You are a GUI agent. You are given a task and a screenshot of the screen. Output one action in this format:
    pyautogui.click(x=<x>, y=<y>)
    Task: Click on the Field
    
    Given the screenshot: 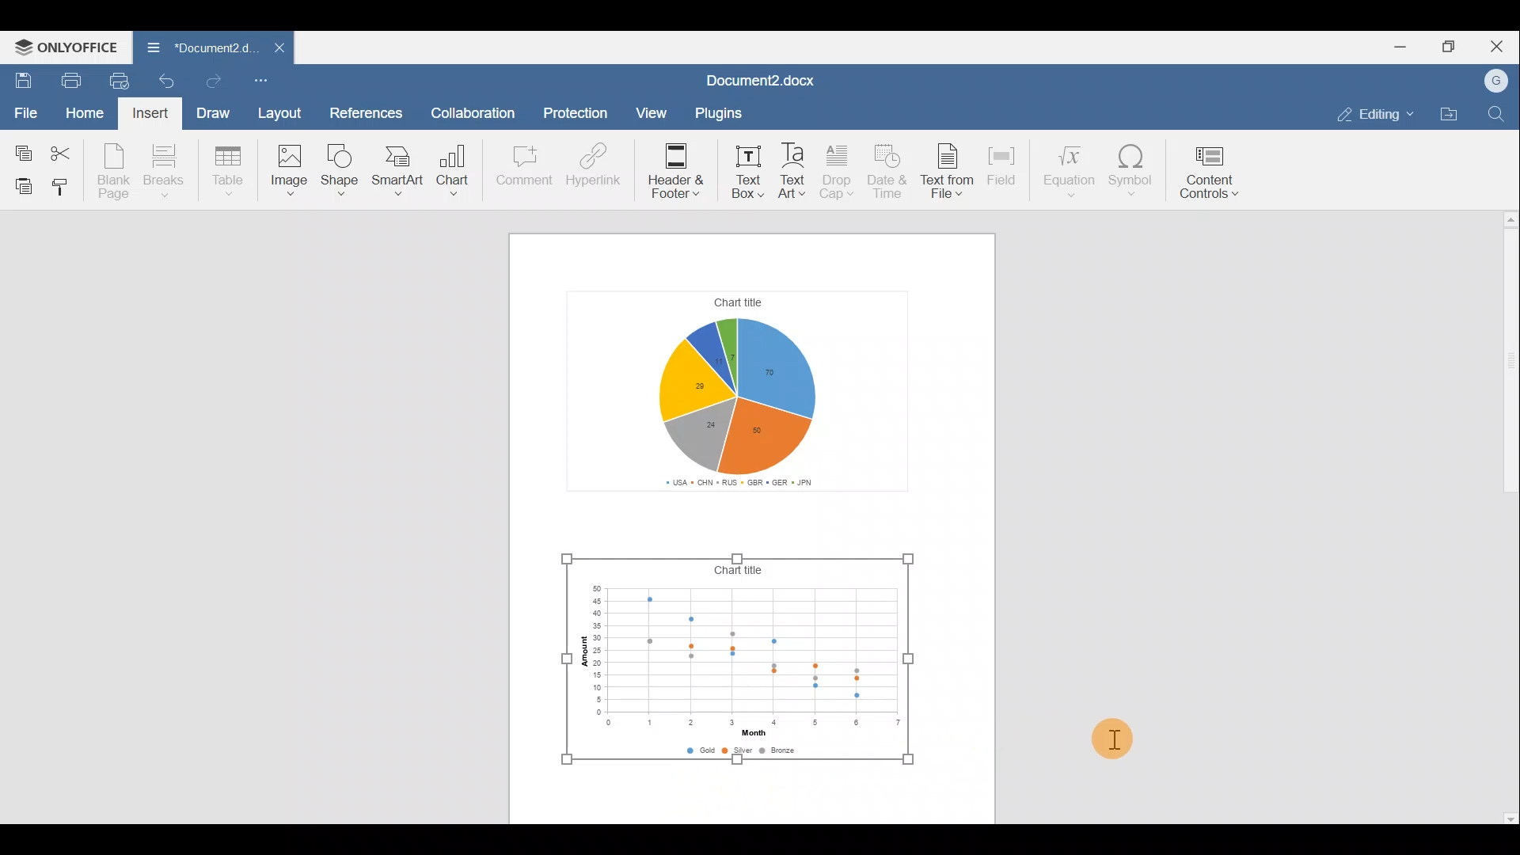 What is the action you would take?
    pyautogui.click(x=1004, y=169)
    